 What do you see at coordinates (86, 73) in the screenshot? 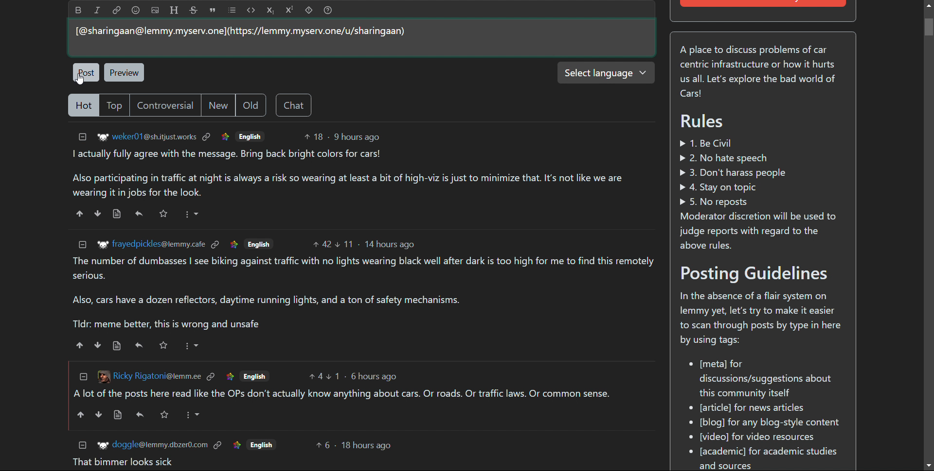
I see `post` at bounding box center [86, 73].